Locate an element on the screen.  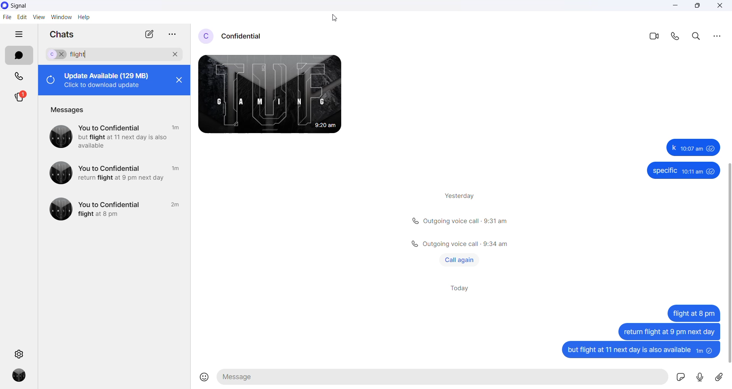
cursor is located at coordinates (334, 18).